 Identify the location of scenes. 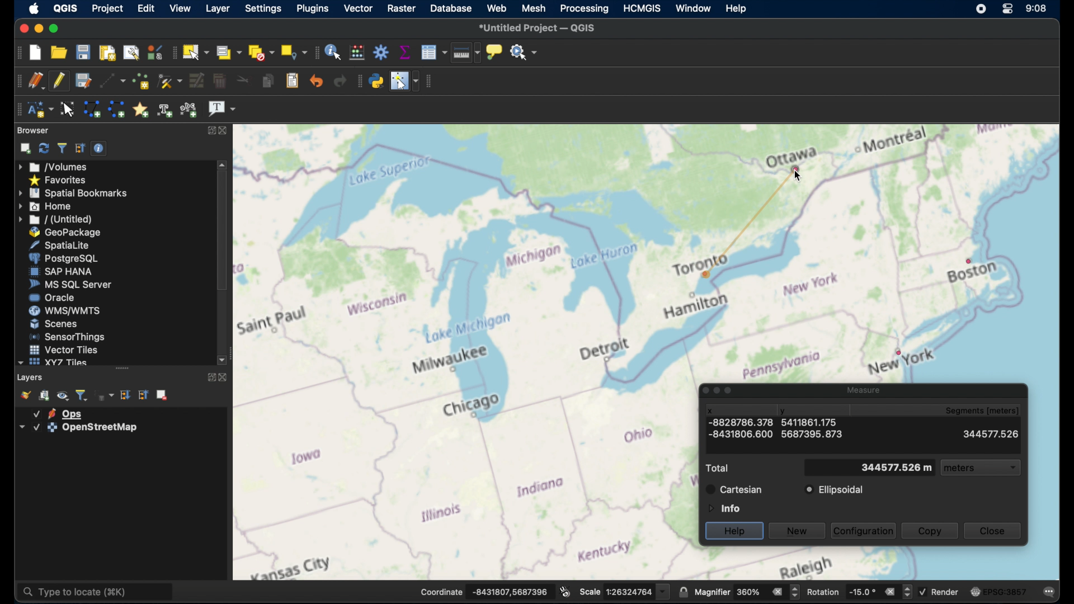
(53, 324).